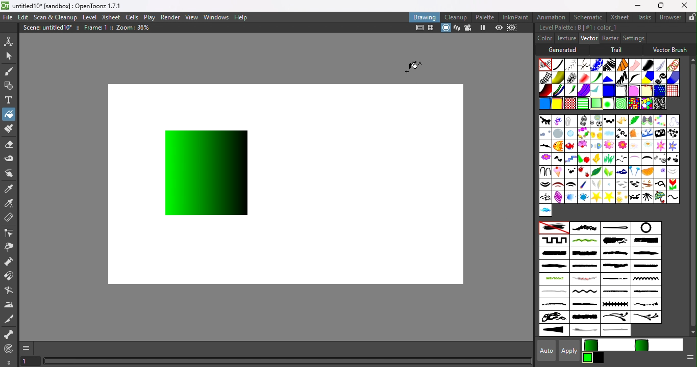  I want to click on Stained glass, so click(633, 103).